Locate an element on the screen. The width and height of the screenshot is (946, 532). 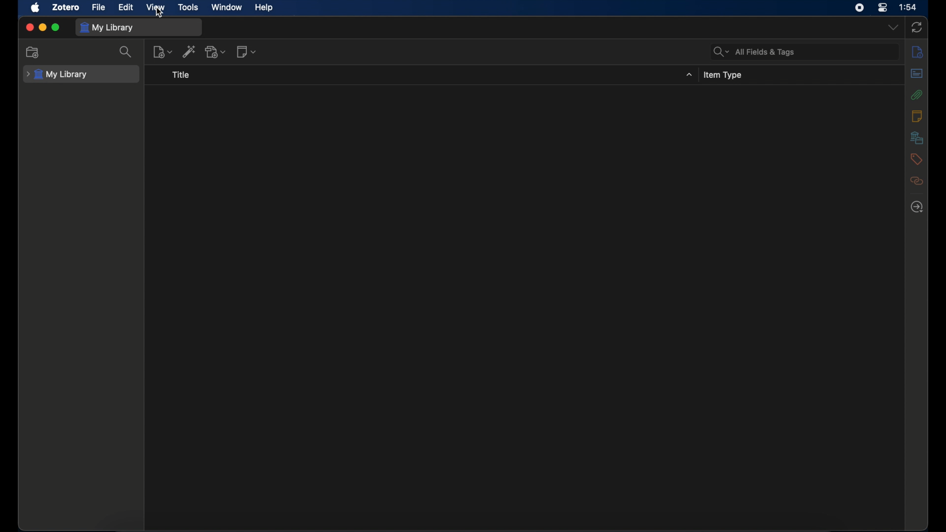
file is located at coordinates (99, 7).